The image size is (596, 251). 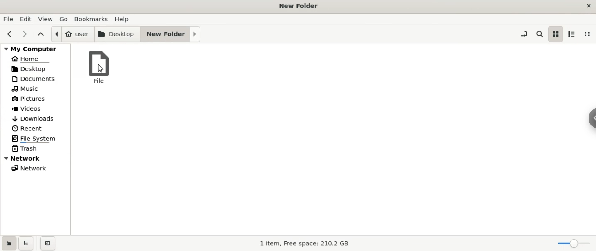 What do you see at coordinates (65, 19) in the screenshot?
I see `go` at bounding box center [65, 19].